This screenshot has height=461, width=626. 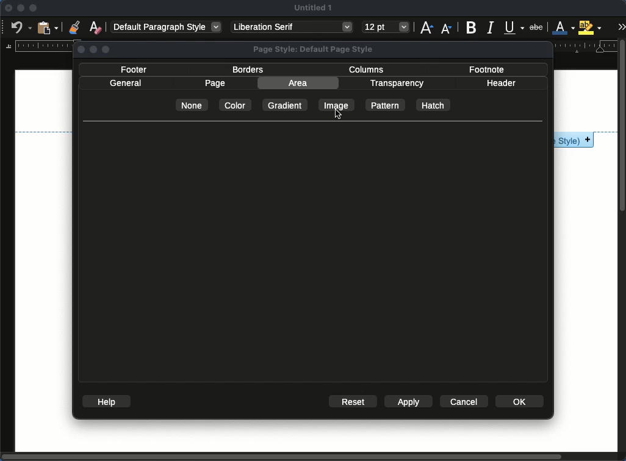 I want to click on image, so click(x=339, y=105).